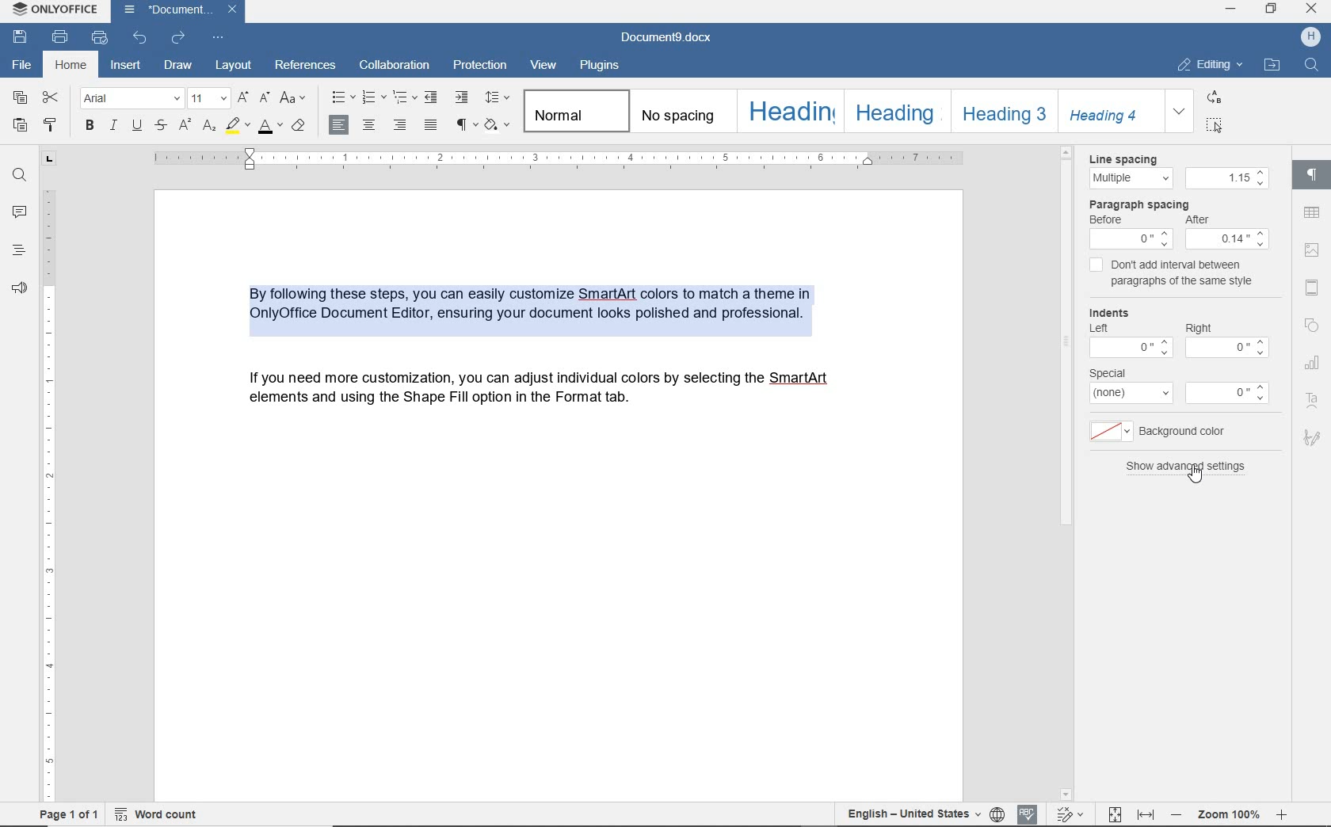  What do you see at coordinates (307, 67) in the screenshot?
I see `references` at bounding box center [307, 67].